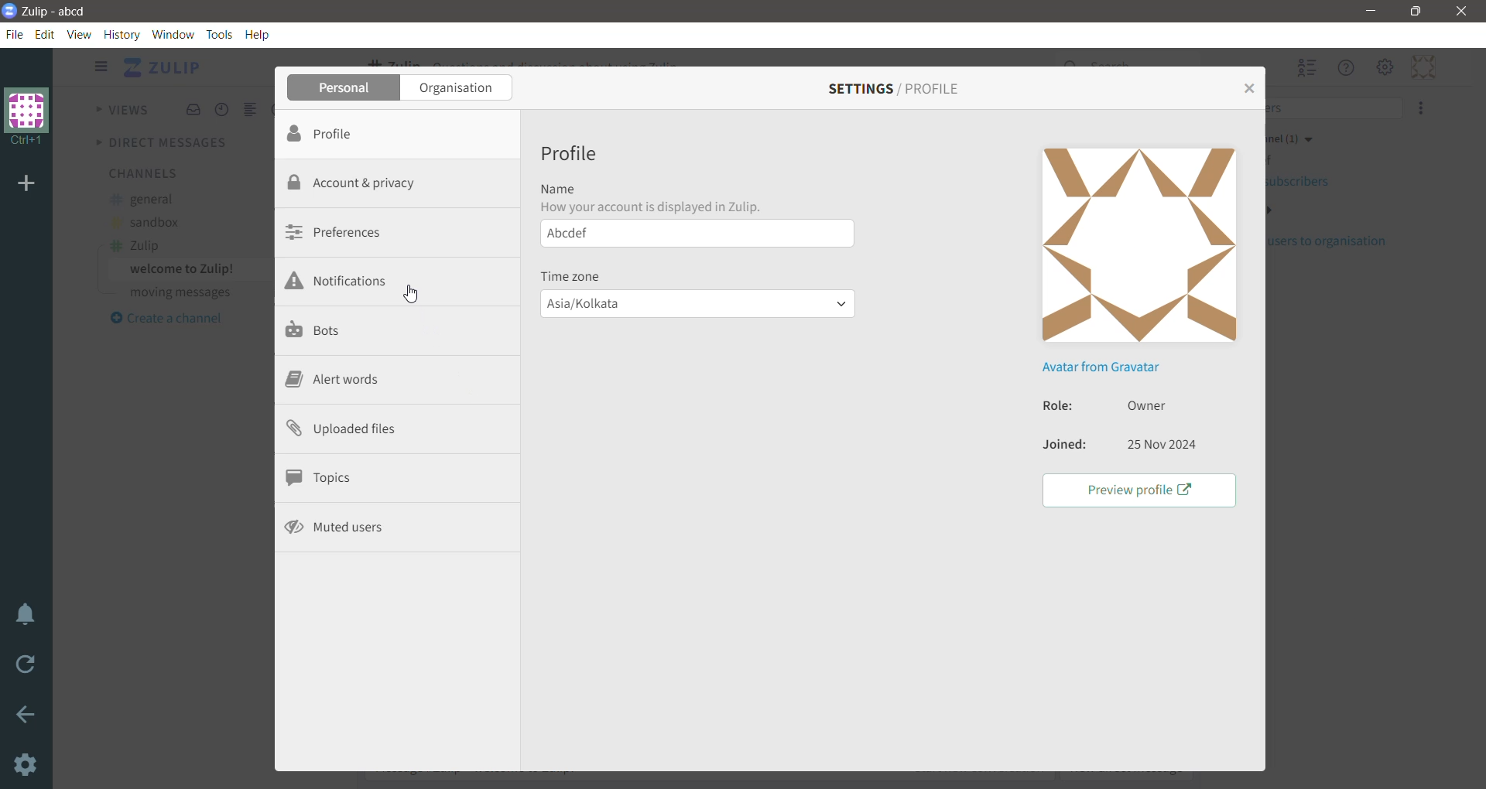 The height and width of the screenshot is (789, 1486). I want to click on File, so click(18, 35).